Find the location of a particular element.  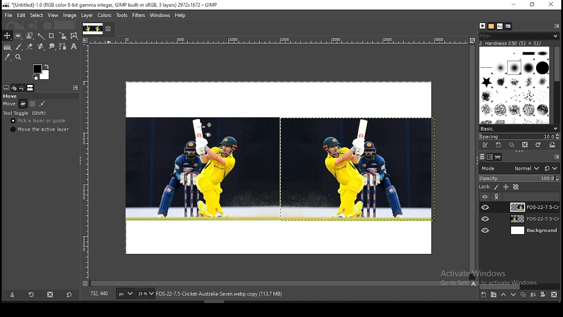

delete tool preset is located at coordinates (51, 294).